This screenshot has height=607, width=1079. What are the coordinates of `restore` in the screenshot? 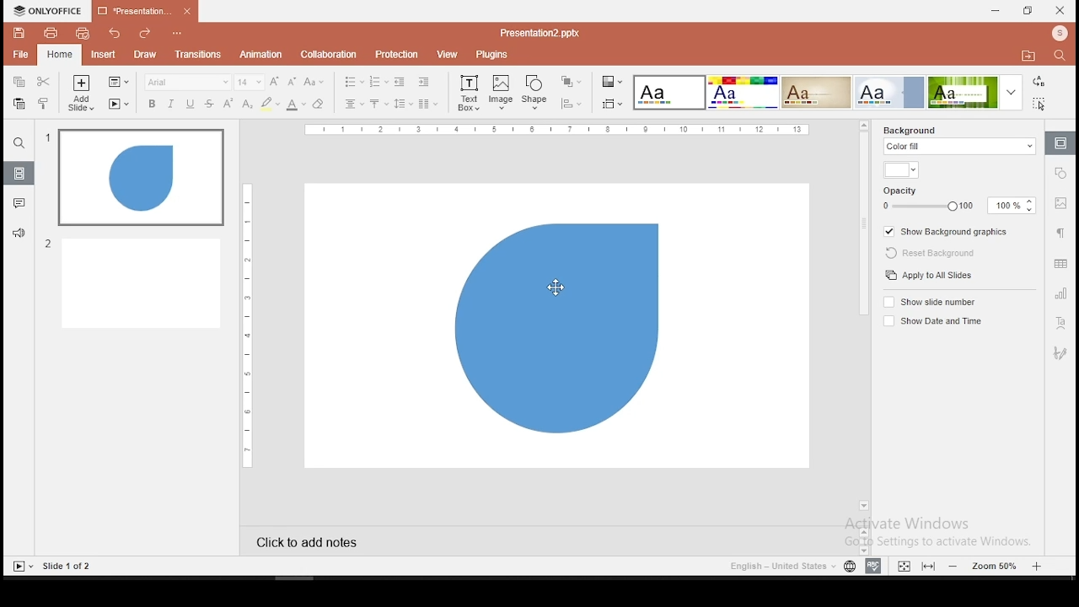 It's located at (1027, 12).